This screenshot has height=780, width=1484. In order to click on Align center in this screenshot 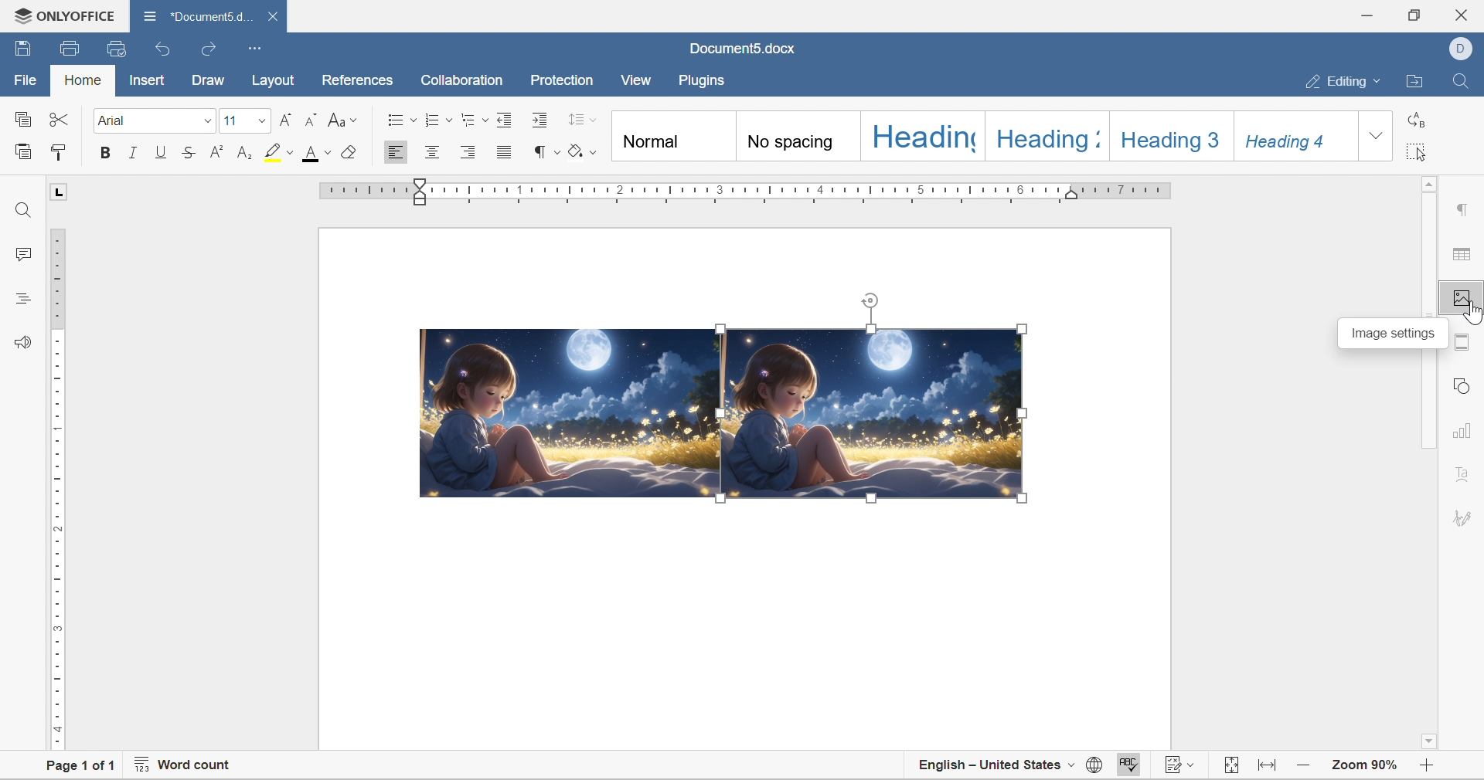, I will do `click(434, 151)`.